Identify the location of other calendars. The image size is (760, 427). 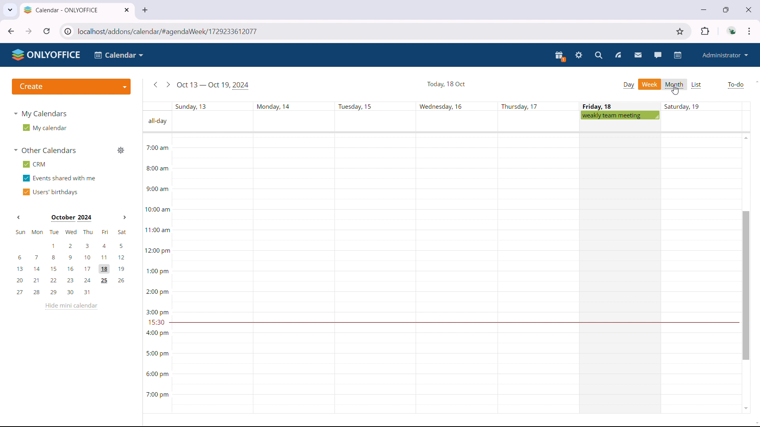
(45, 150).